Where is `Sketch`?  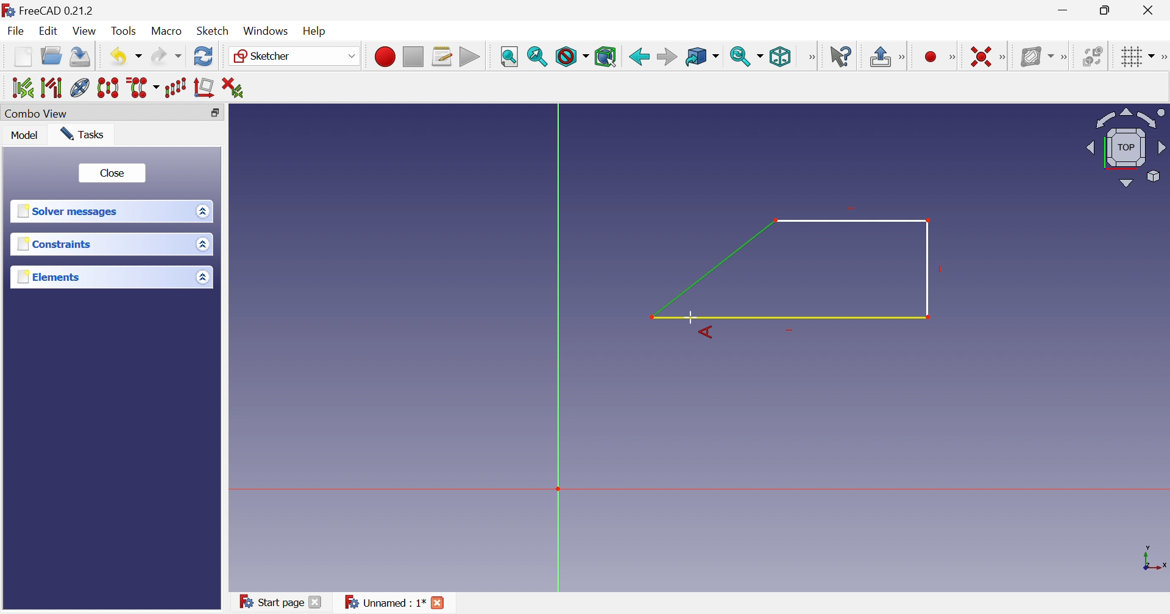 Sketch is located at coordinates (214, 31).